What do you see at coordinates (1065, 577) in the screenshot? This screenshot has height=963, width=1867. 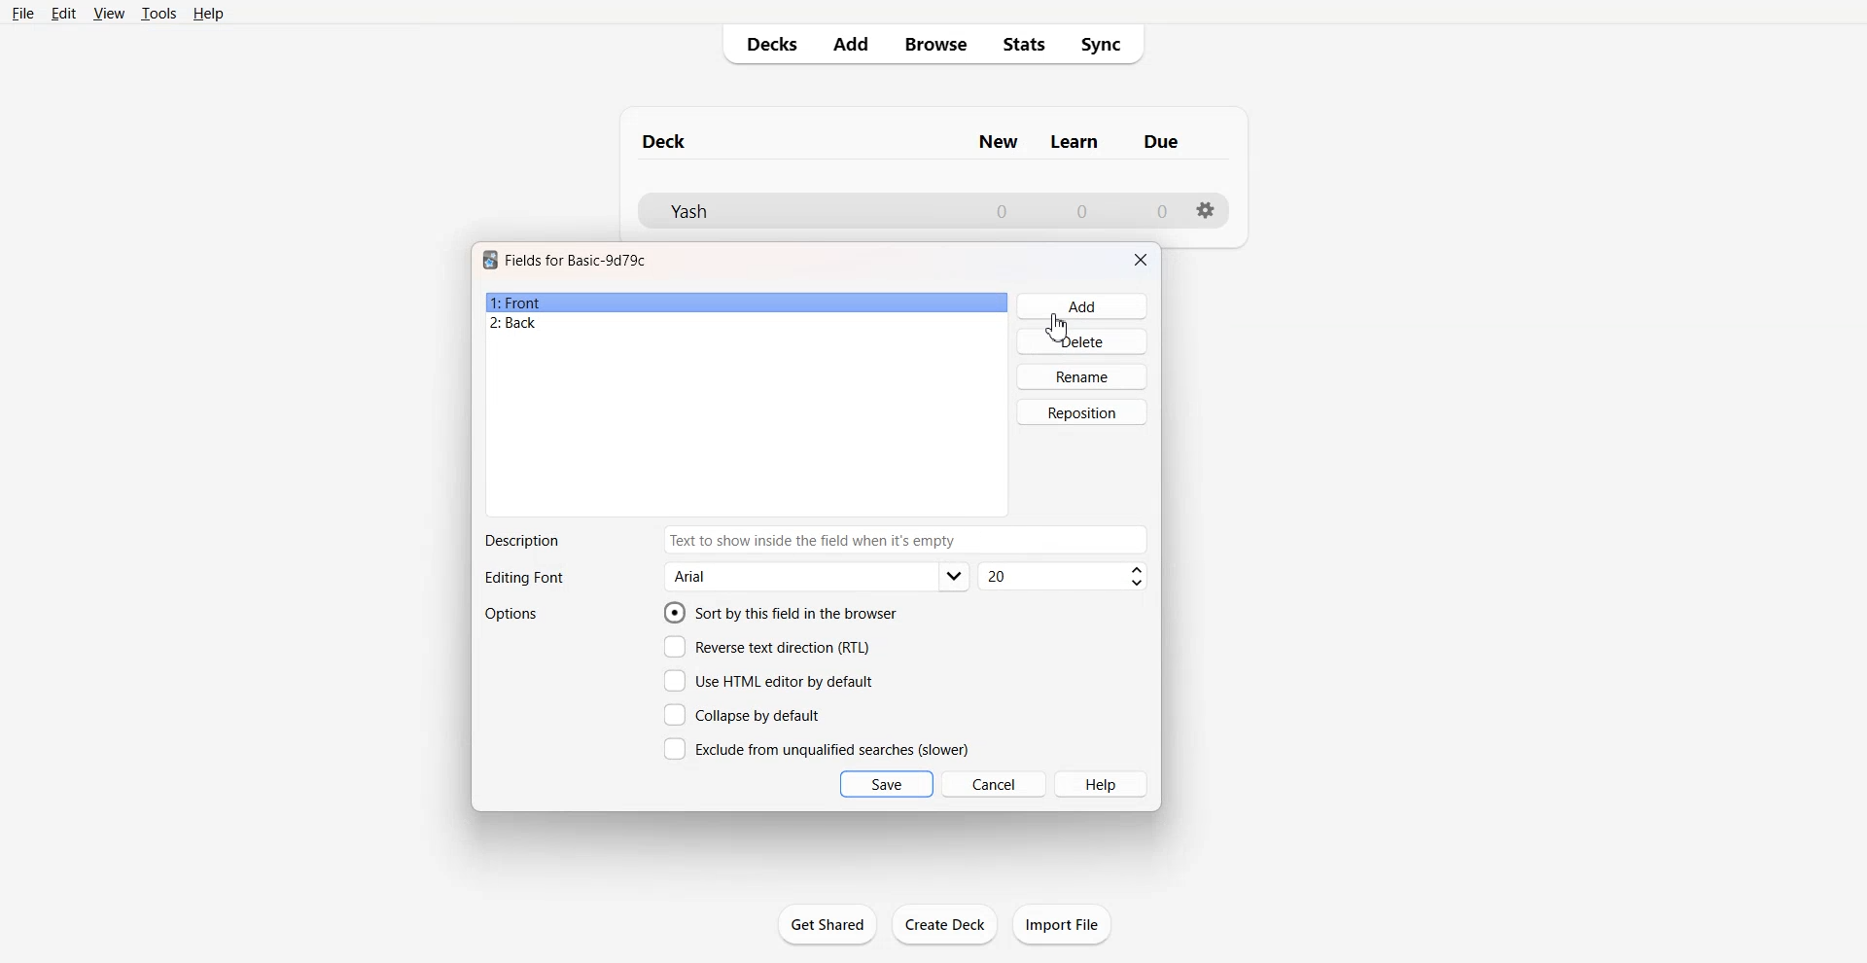 I see `Font size` at bounding box center [1065, 577].